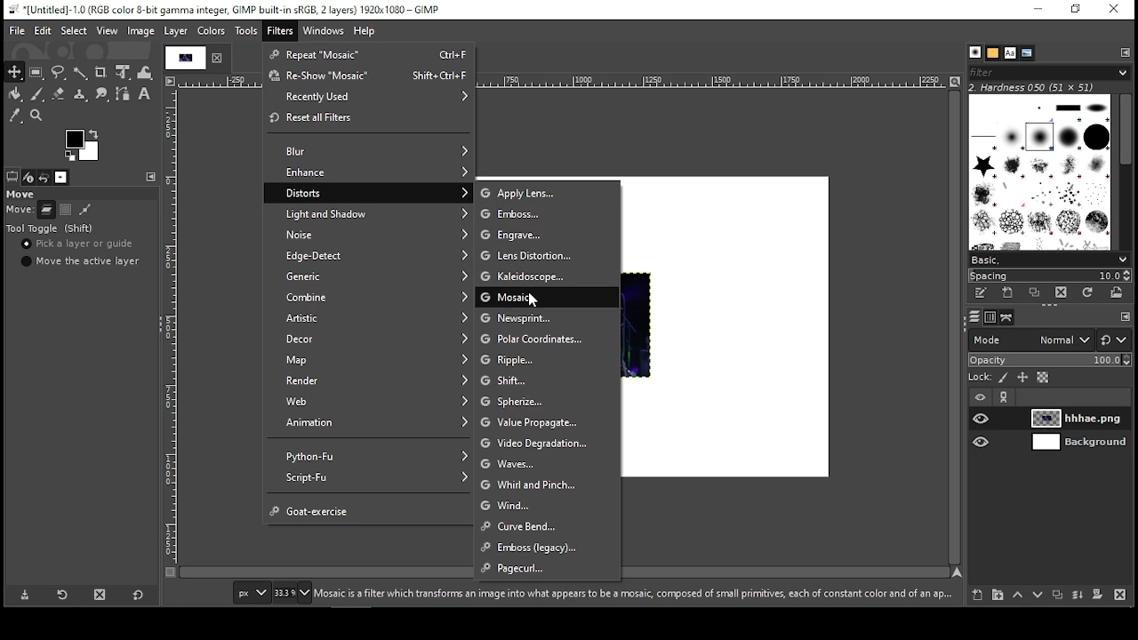  I want to click on warp transform tool, so click(147, 72).